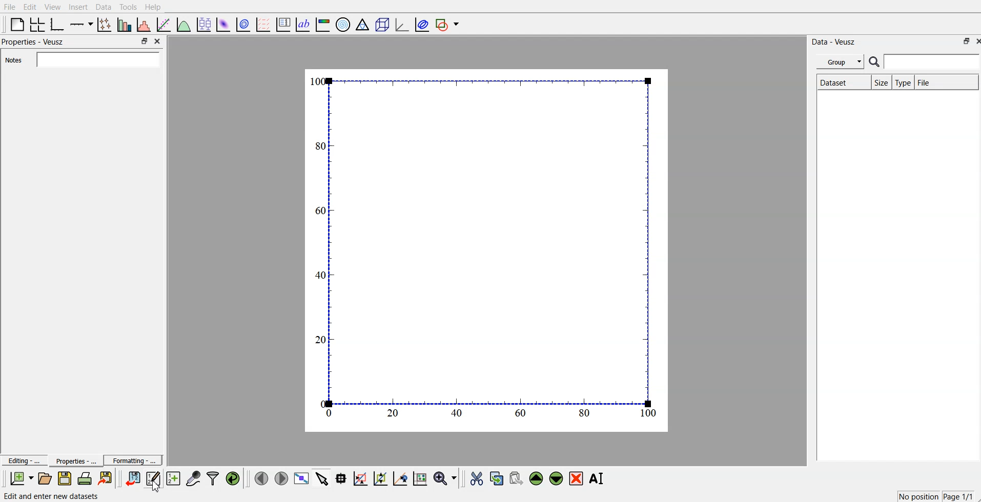  I want to click on Save, so click(65, 478).